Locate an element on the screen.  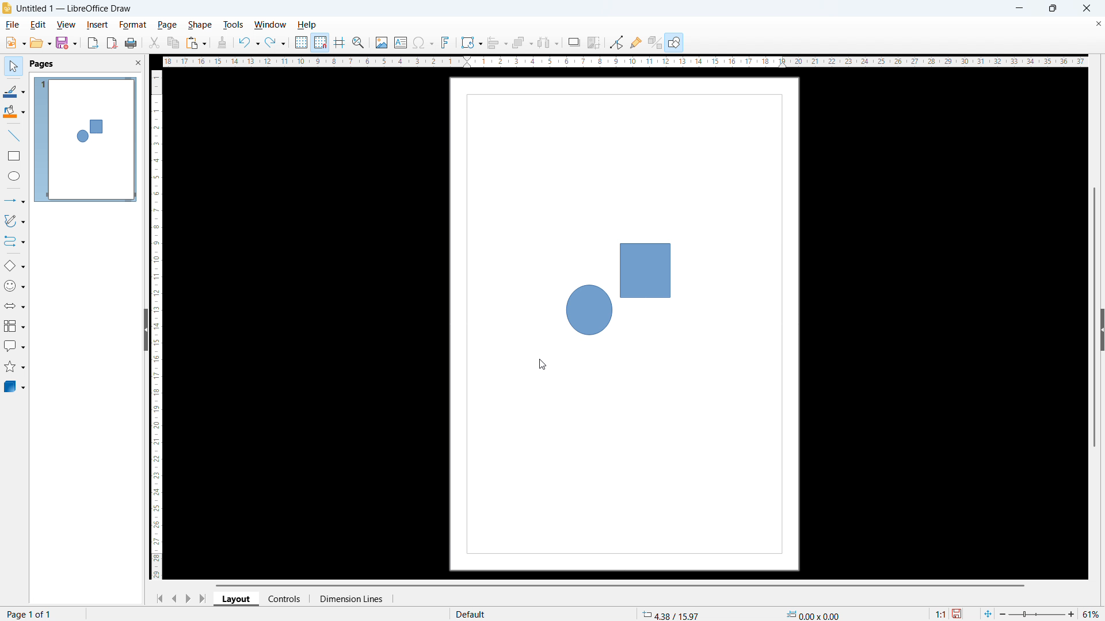
crop image is located at coordinates (595, 42).